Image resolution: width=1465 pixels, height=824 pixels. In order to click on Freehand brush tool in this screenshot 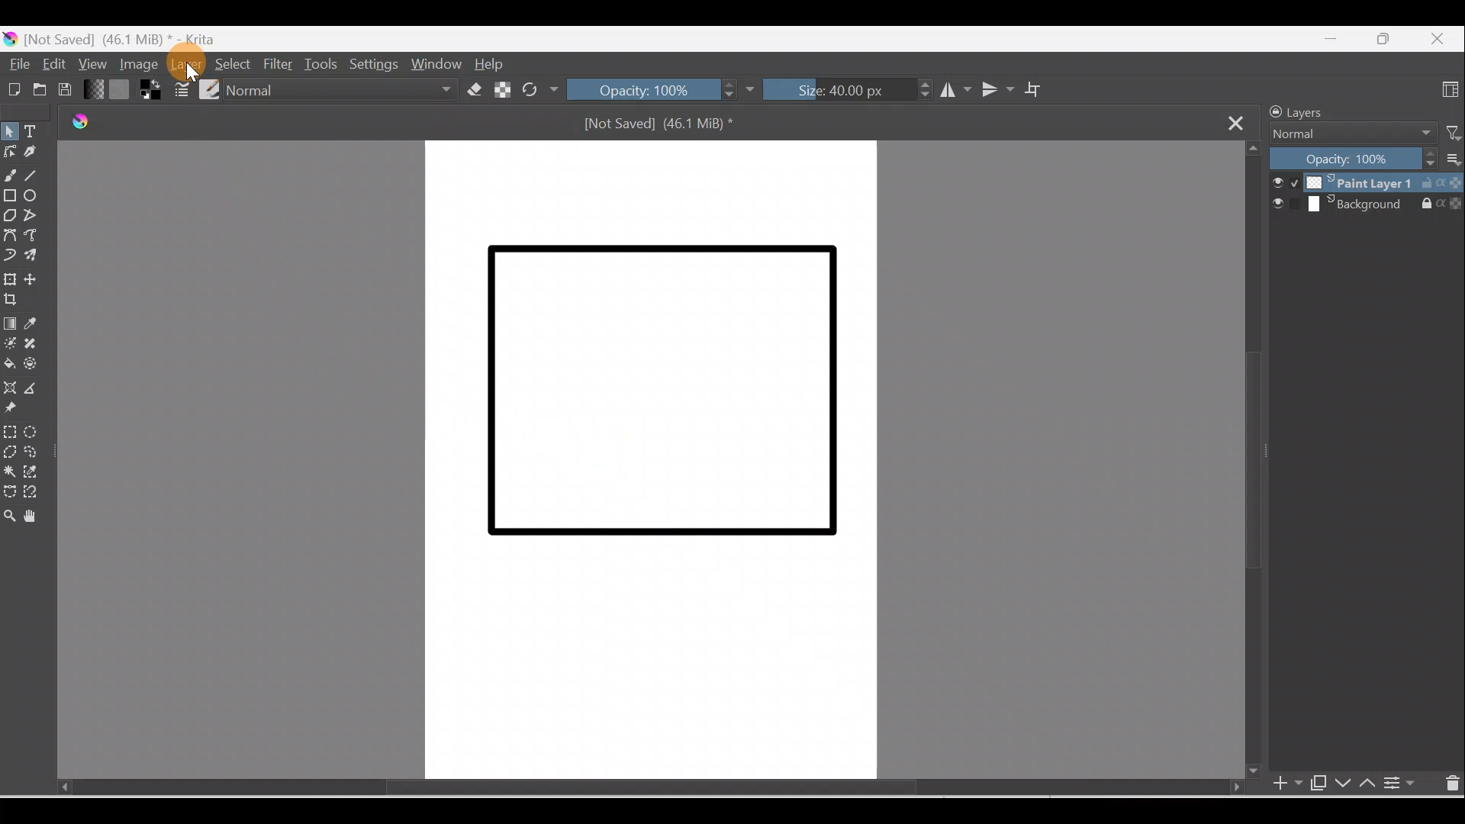, I will do `click(11, 176)`.